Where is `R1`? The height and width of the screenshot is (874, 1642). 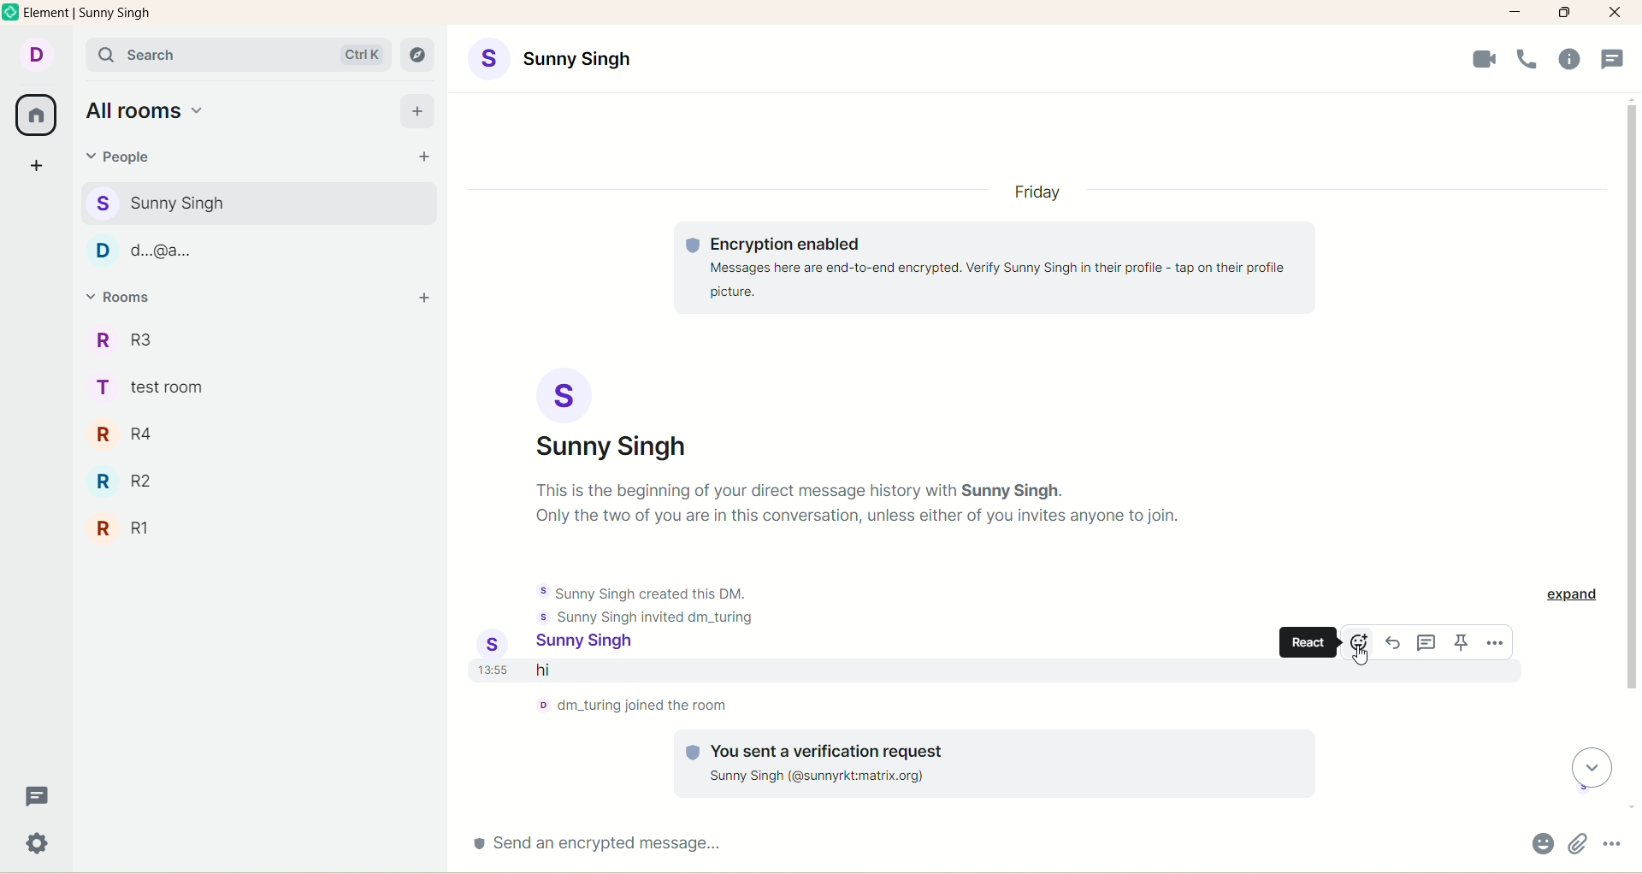 R1 is located at coordinates (151, 529).